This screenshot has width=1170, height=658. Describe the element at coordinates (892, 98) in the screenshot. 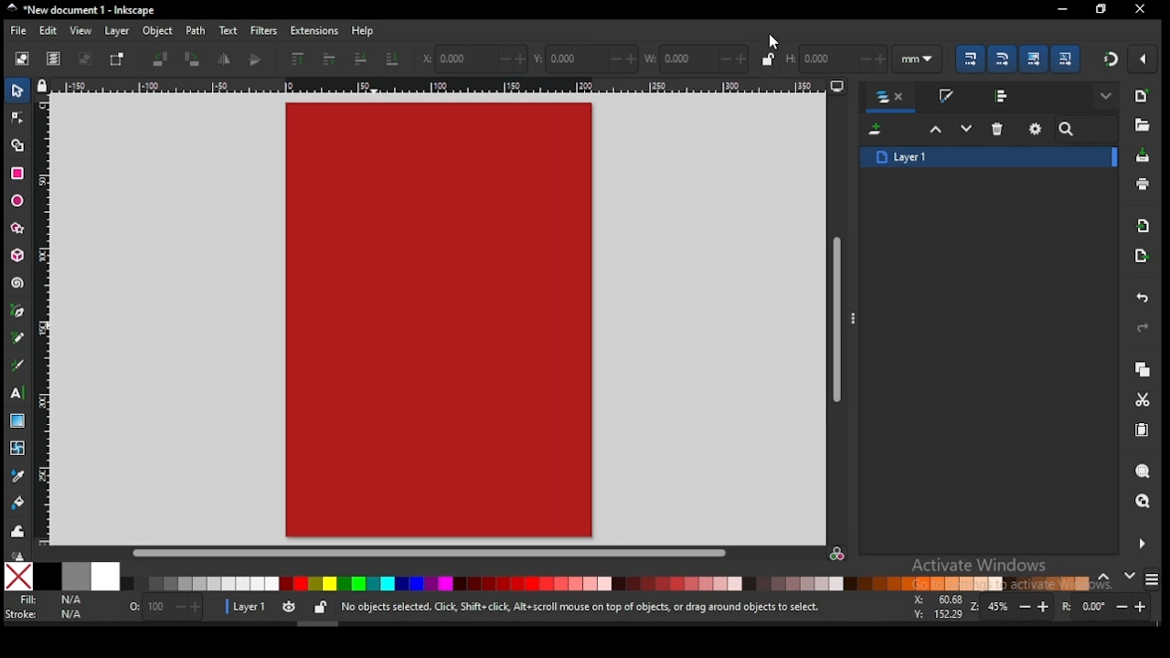

I see `layers and objects` at that location.